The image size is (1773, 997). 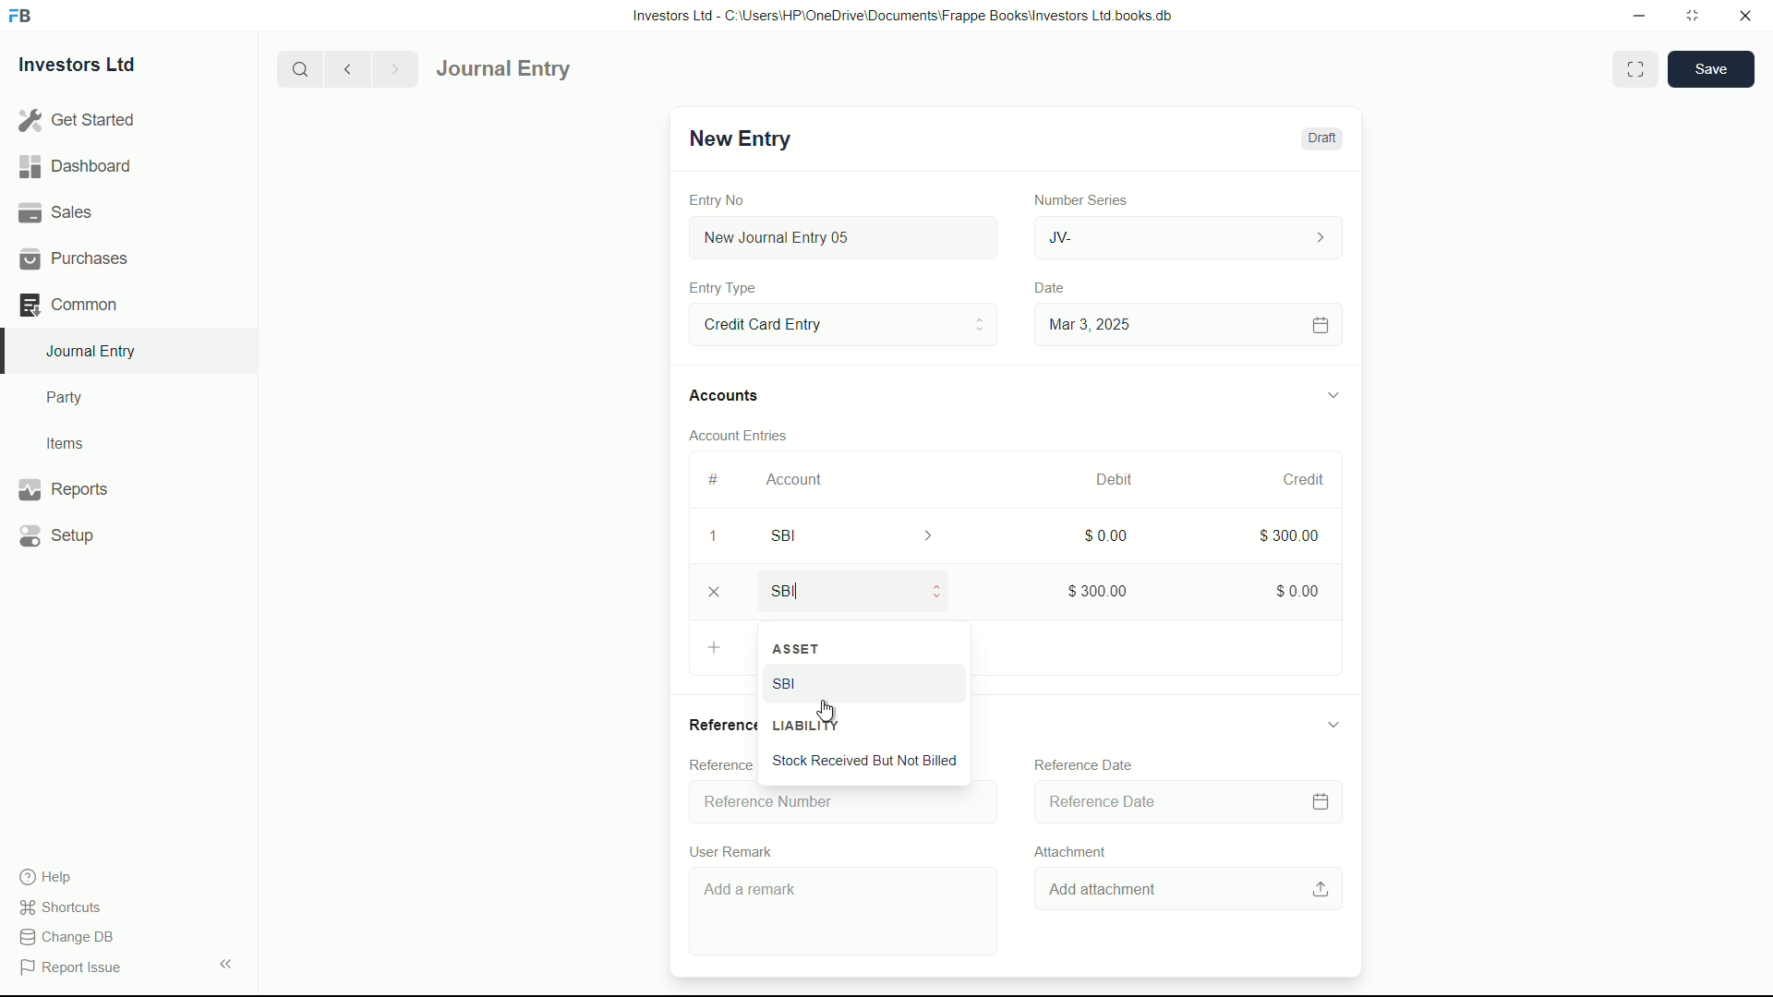 What do you see at coordinates (718, 726) in the screenshot?
I see `References` at bounding box center [718, 726].